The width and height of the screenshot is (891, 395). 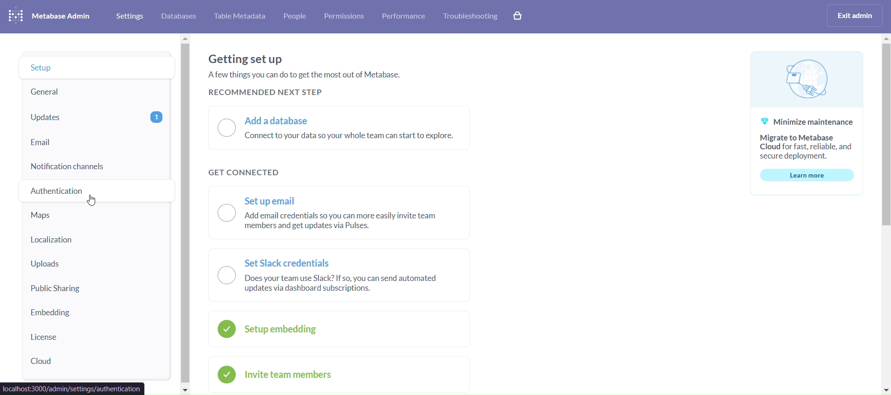 I want to click on database, so click(x=180, y=16).